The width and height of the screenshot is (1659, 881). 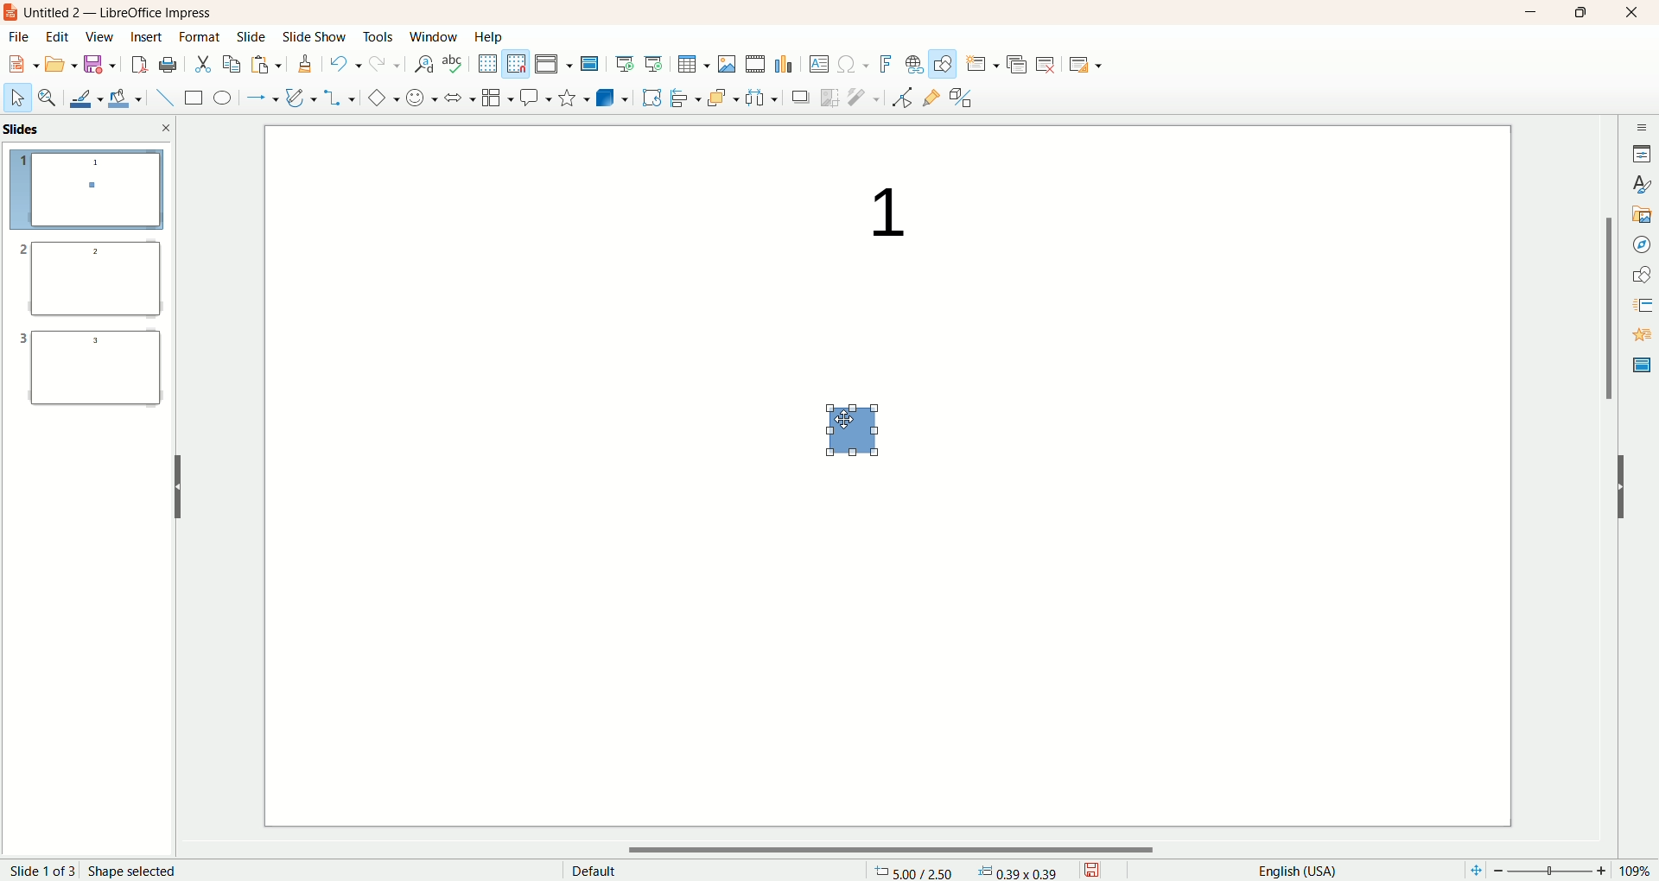 I want to click on slide transition, so click(x=1640, y=302).